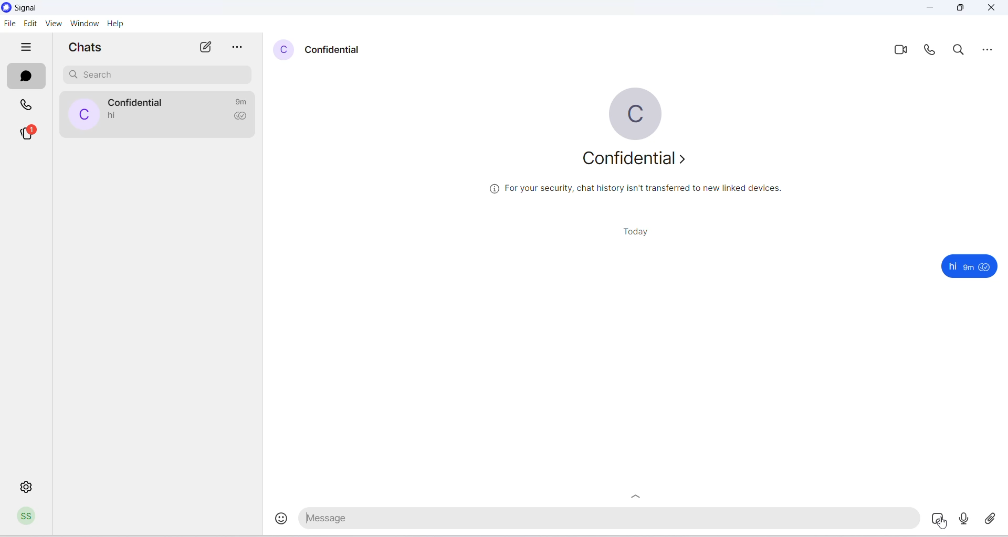 This screenshot has height=537, width=1008. Describe the element at coordinates (55, 24) in the screenshot. I see `view` at that location.